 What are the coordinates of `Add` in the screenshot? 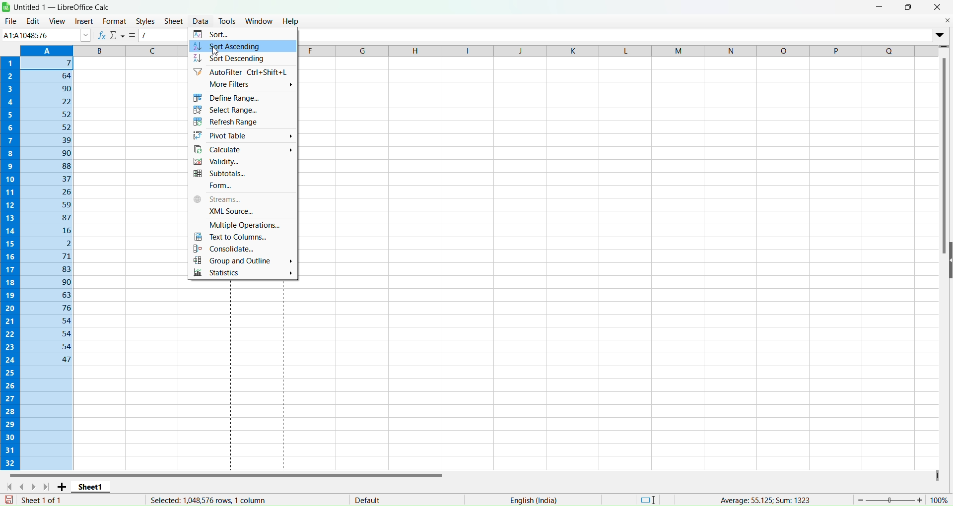 It's located at (64, 487).